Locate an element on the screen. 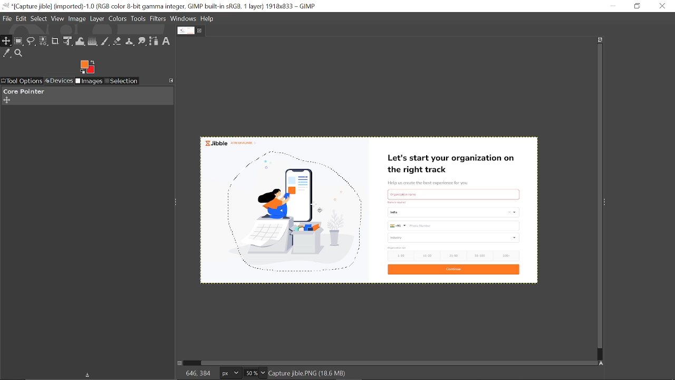 The height and width of the screenshot is (380, 675). country is located at coordinates (455, 212).